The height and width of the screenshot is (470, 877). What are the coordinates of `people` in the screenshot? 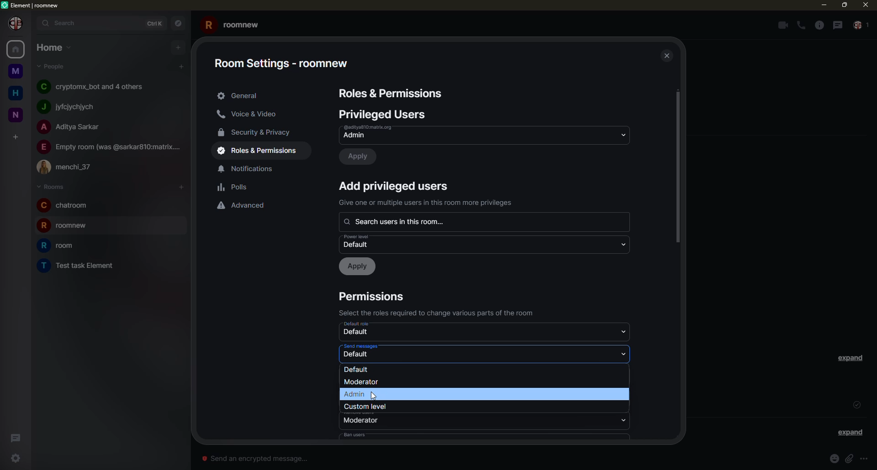 It's located at (72, 128).